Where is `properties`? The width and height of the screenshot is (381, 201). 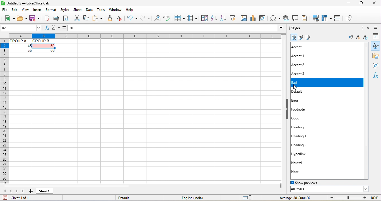
properties is located at coordinates (377, 36).